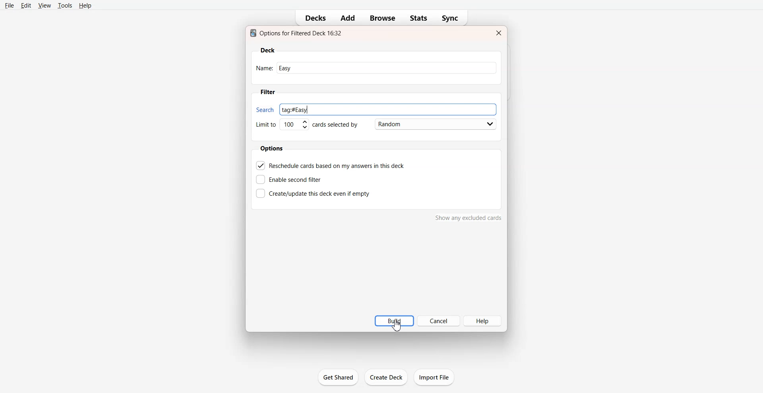 The height and width of the screenshot is (393, 763). I want to click on Enable second filter, so click(291, 179).